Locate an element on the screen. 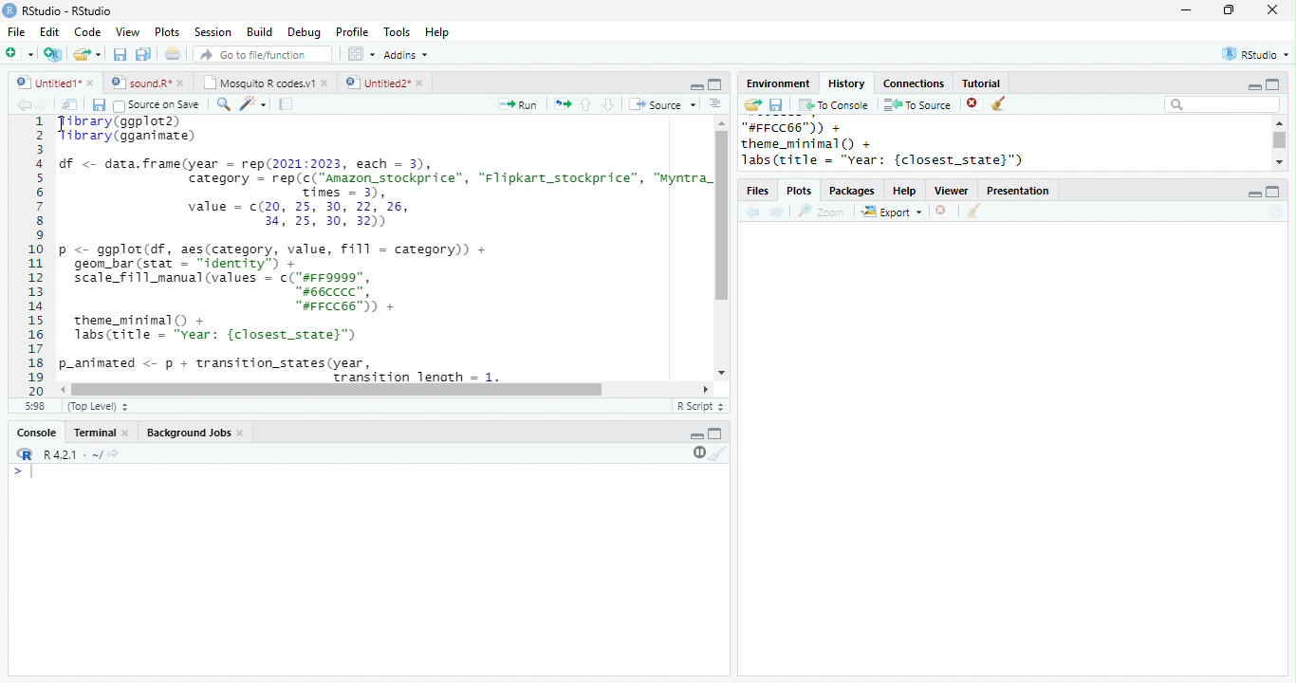  Tutorial is located at coordinates (982, 83).